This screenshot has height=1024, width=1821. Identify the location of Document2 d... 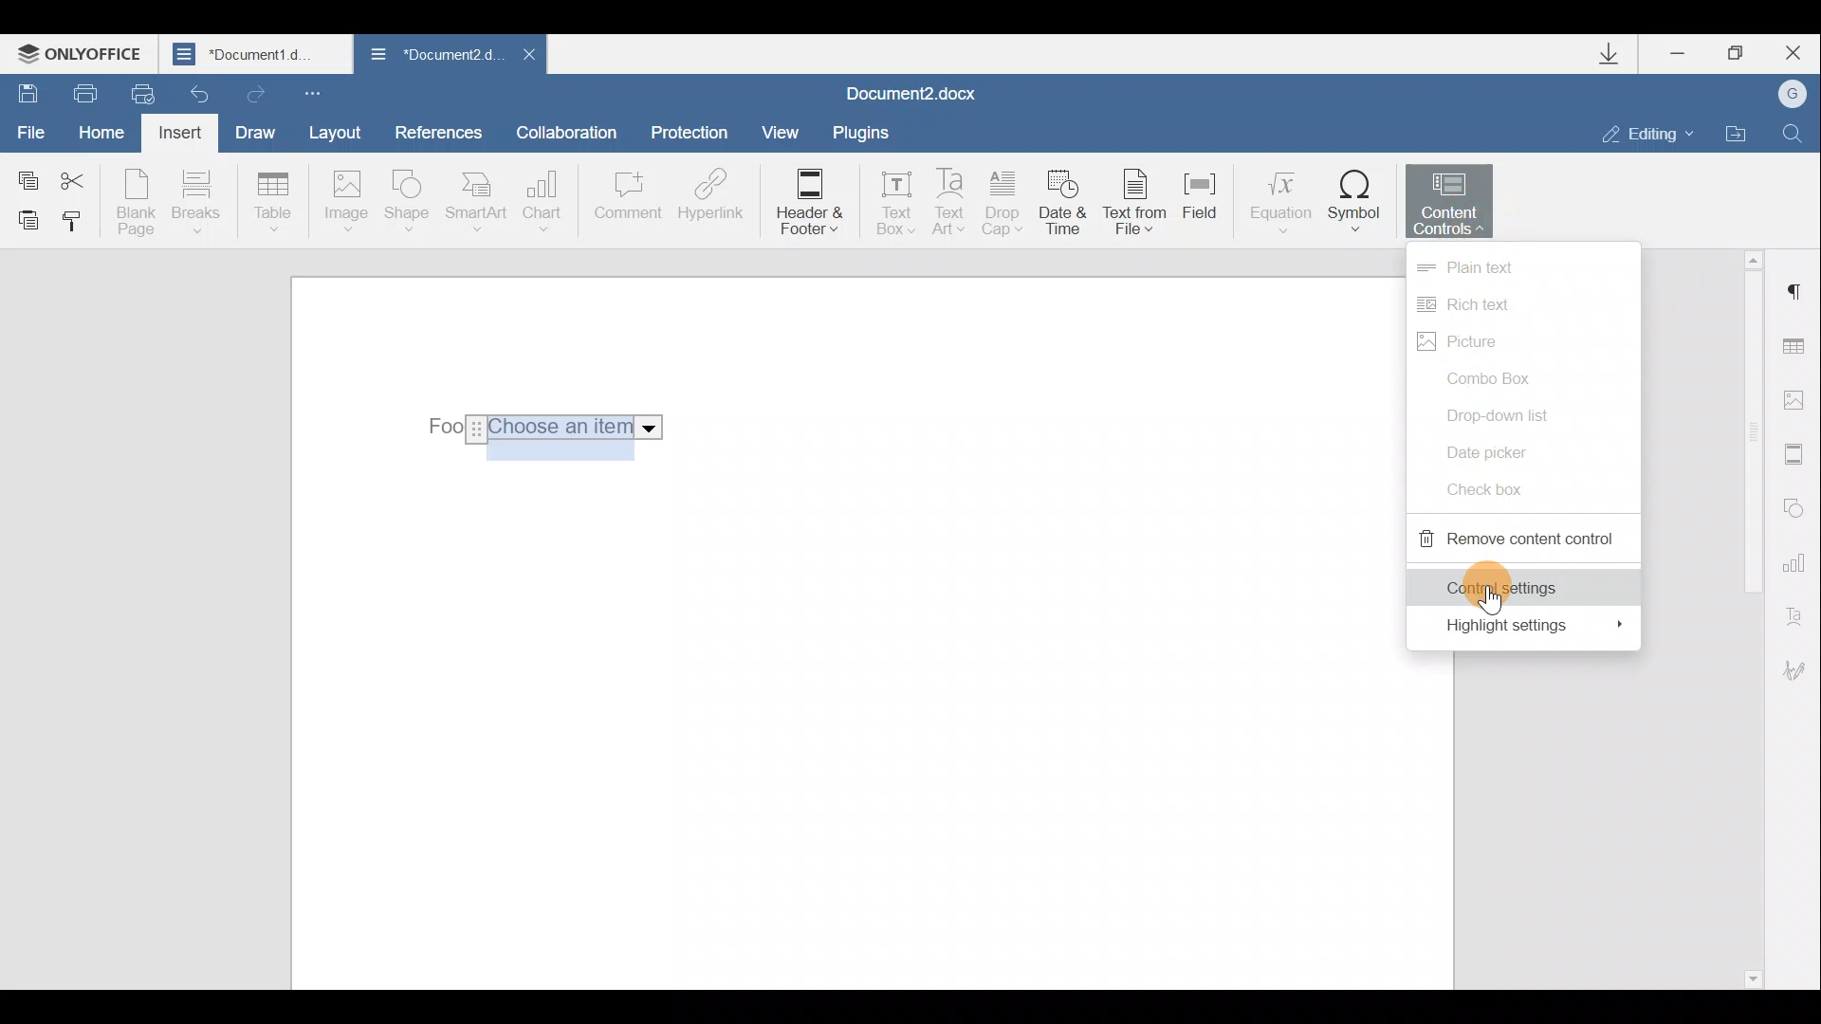
(434, 58).